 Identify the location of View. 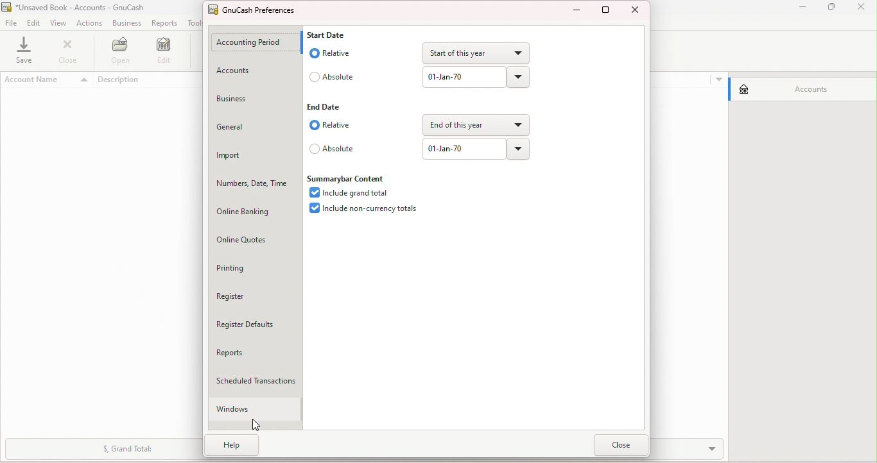
(58, 24).